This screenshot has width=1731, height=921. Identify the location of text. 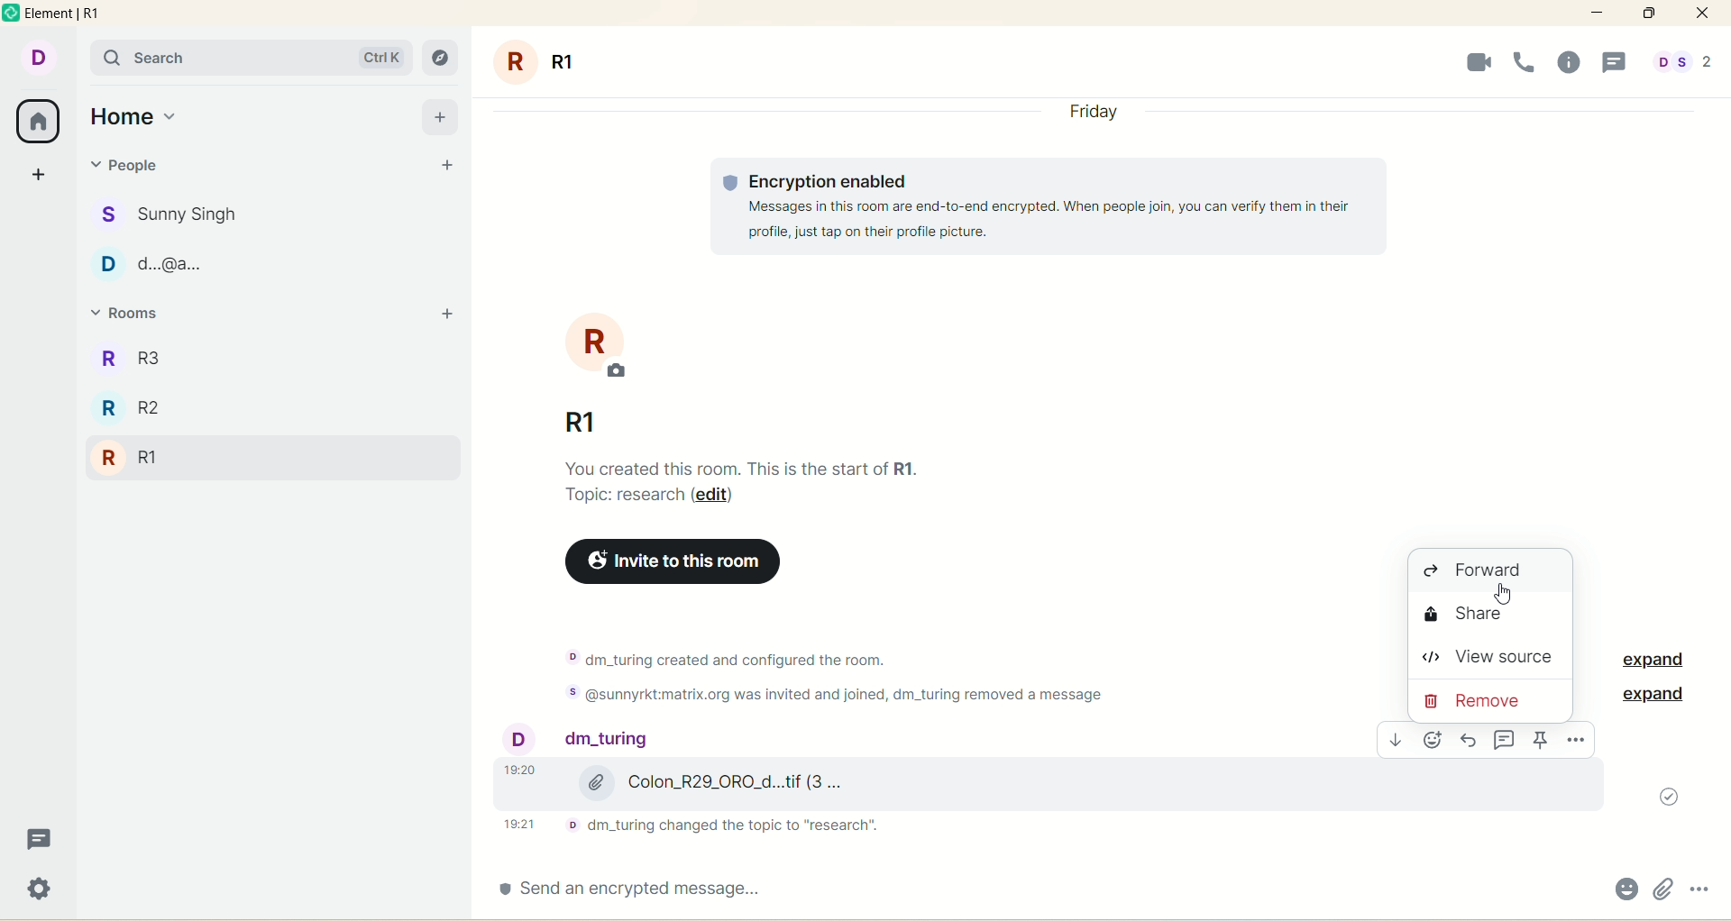
(1047, 208).